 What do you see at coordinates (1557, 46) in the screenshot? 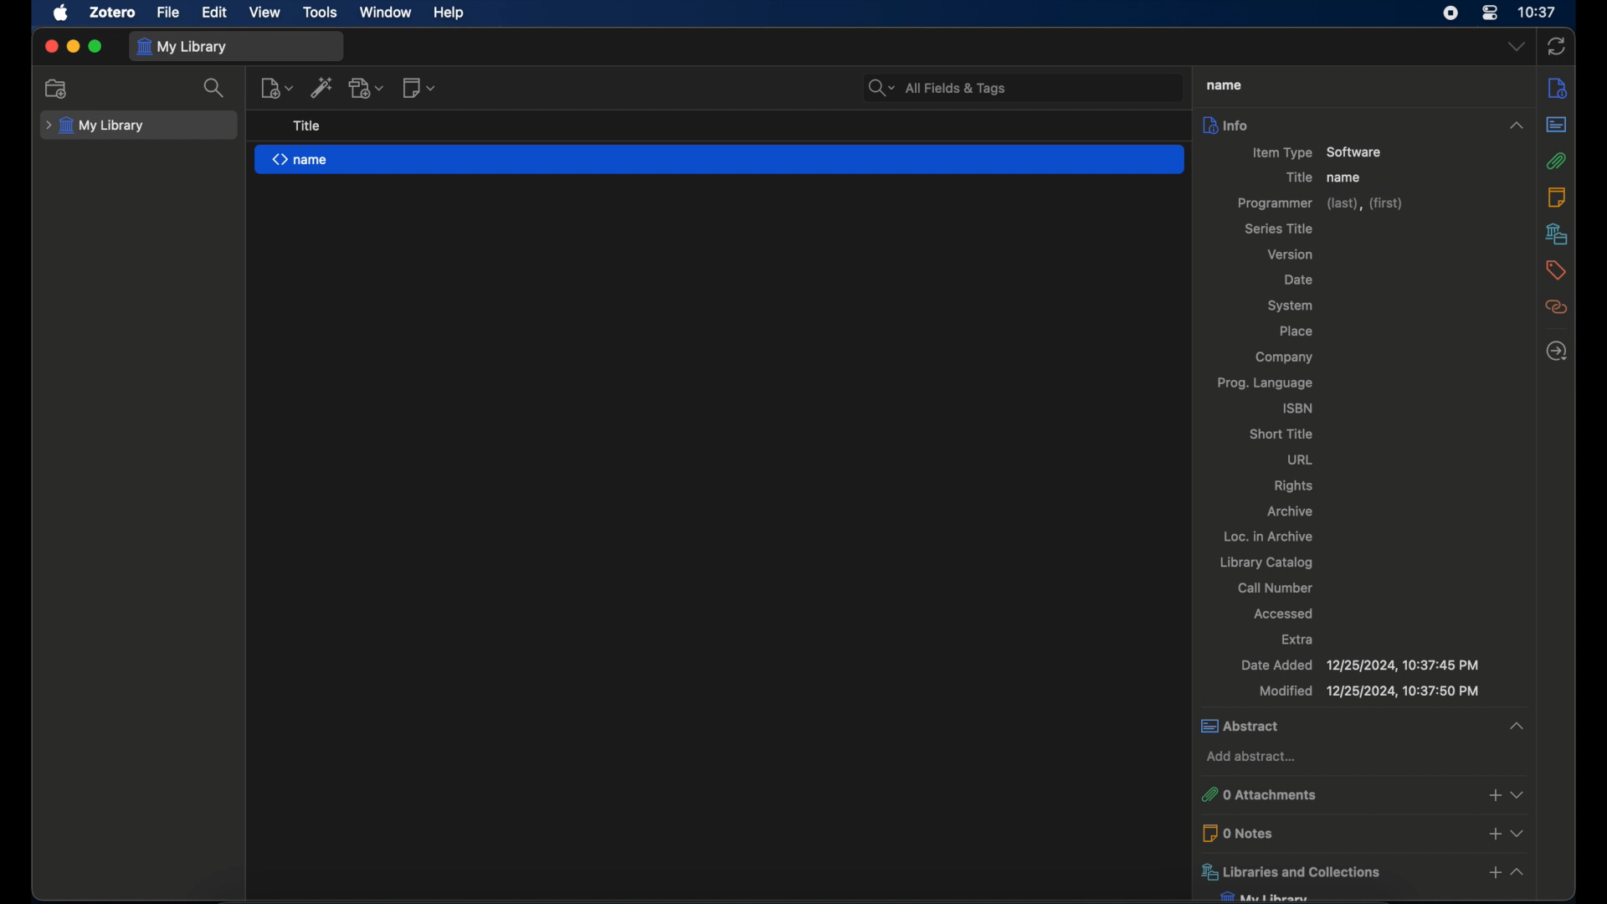
I see `sync` at bounding box center [1557, 46].